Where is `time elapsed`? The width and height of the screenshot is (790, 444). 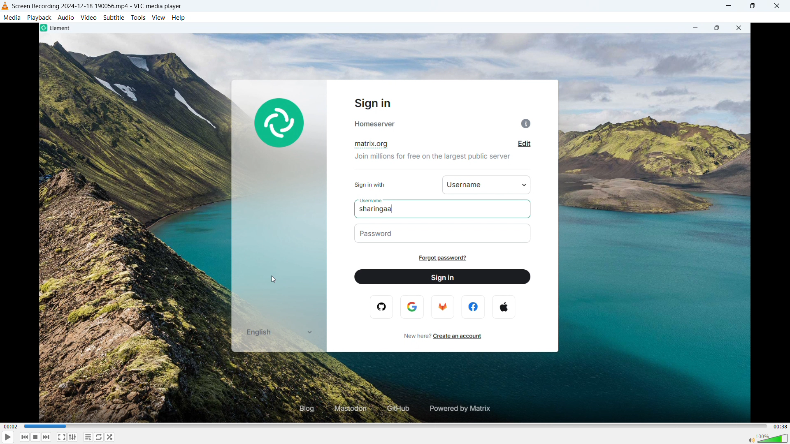 time elapsed is located at coordinates (11, 427).